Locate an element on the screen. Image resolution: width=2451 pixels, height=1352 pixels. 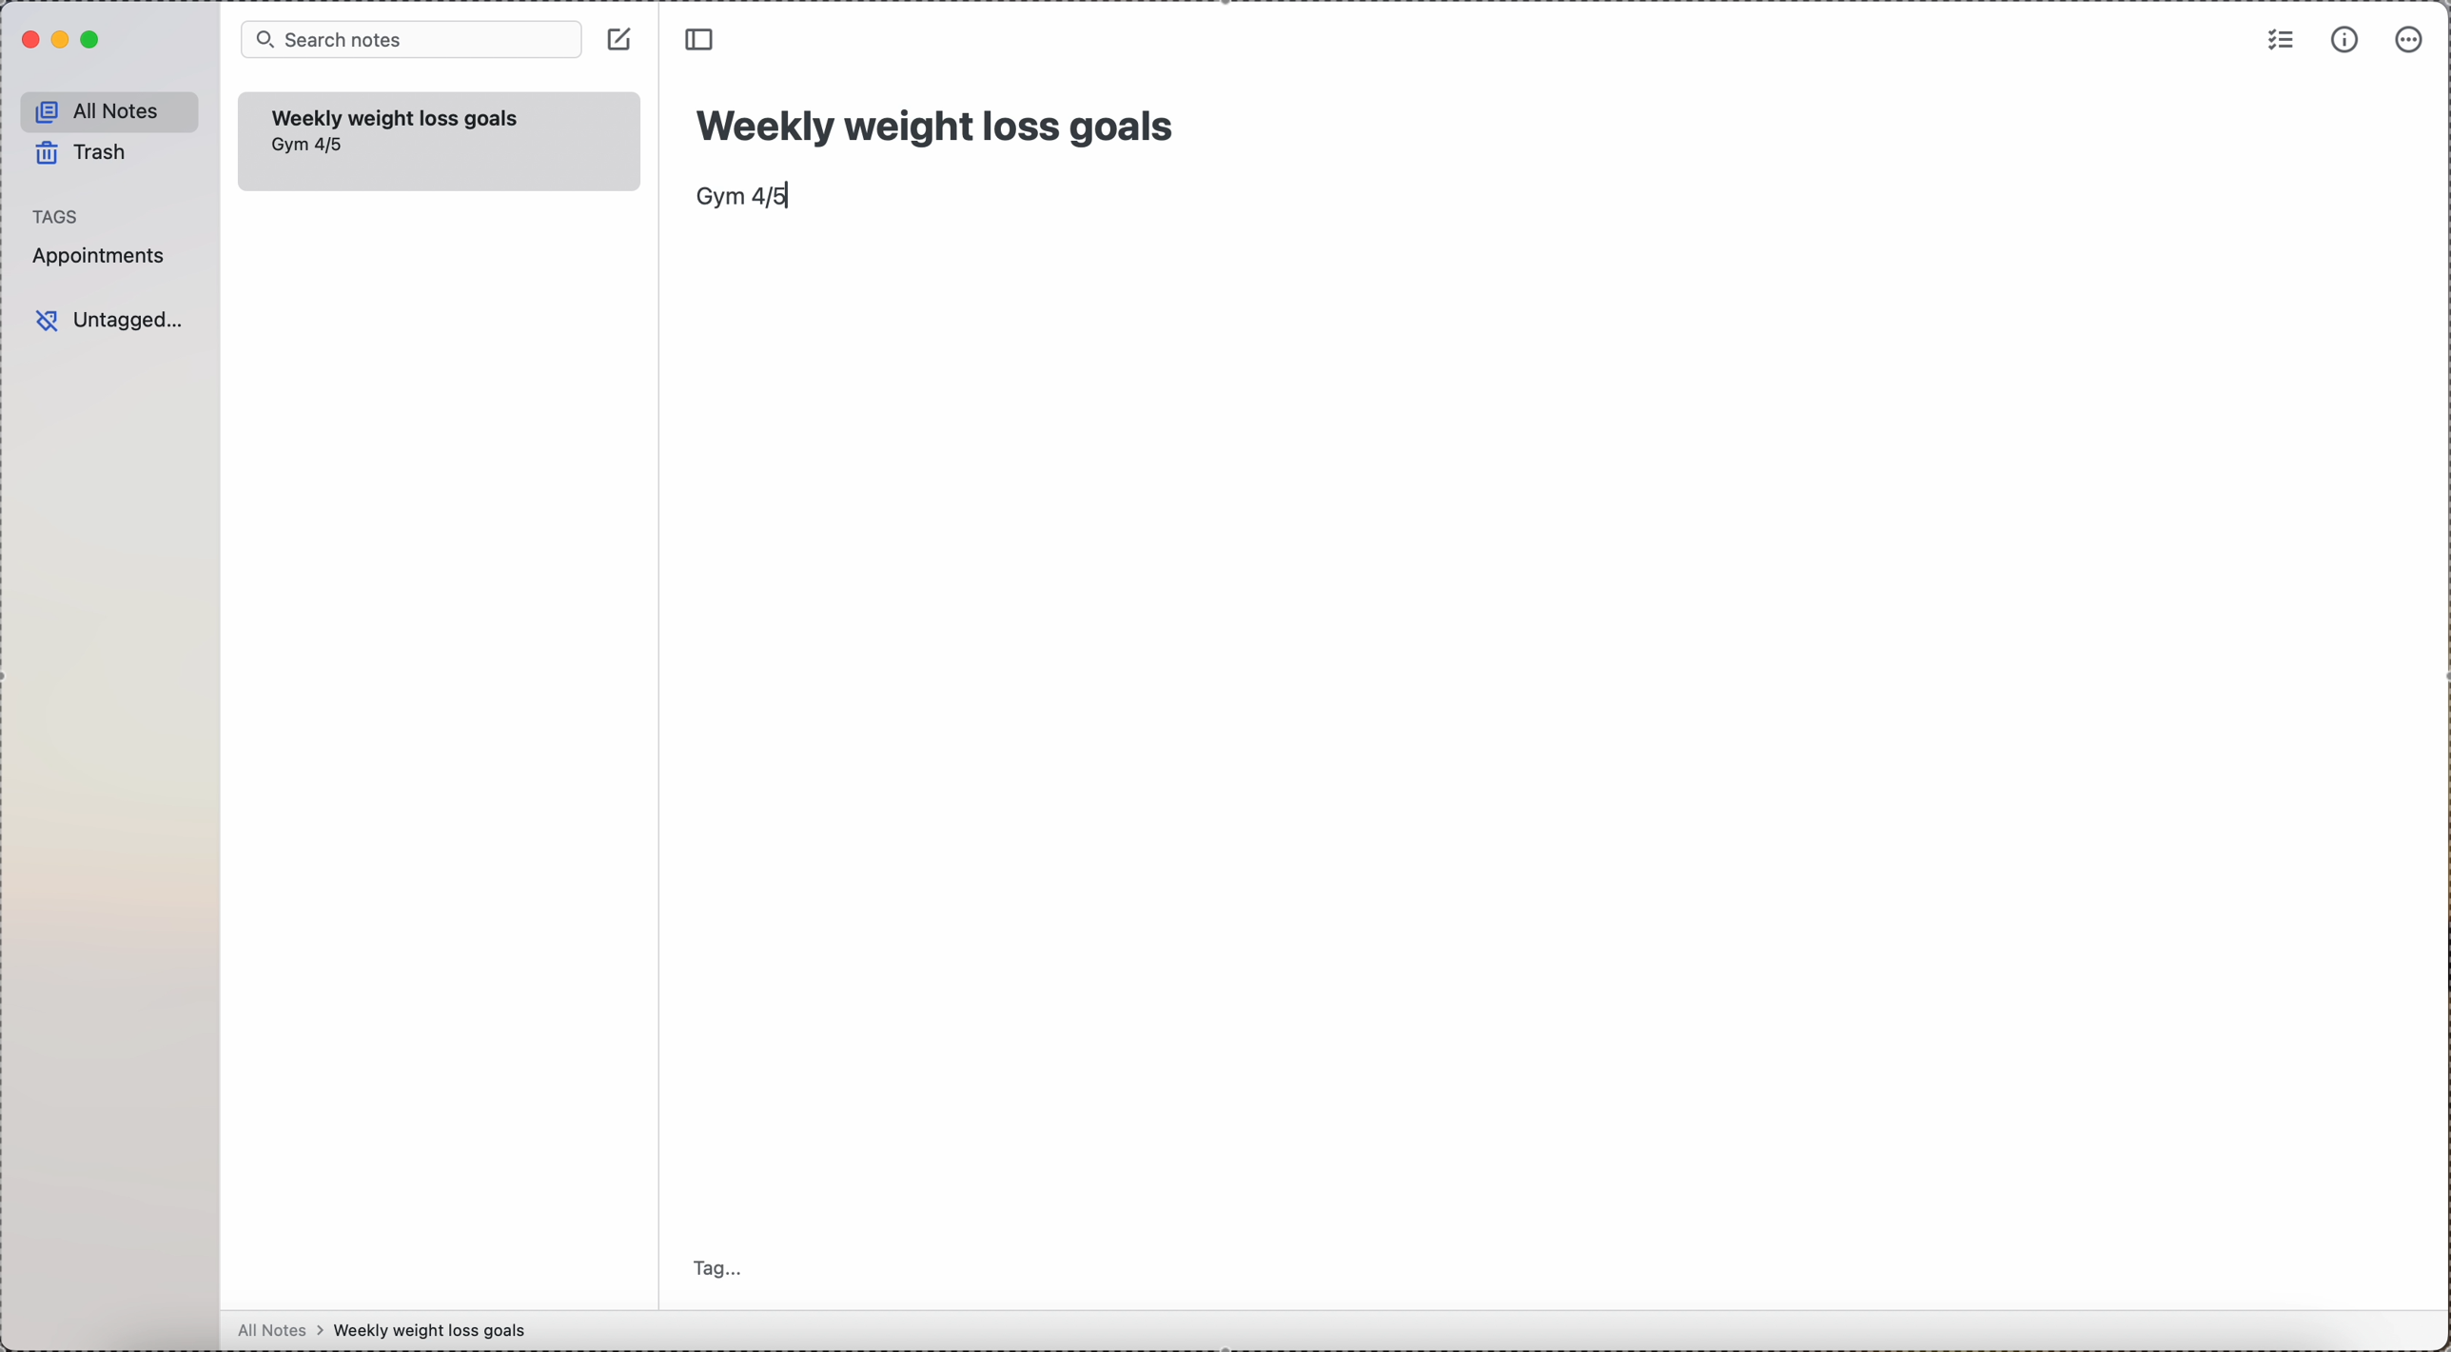
tags is located at coordinates (58, 216).